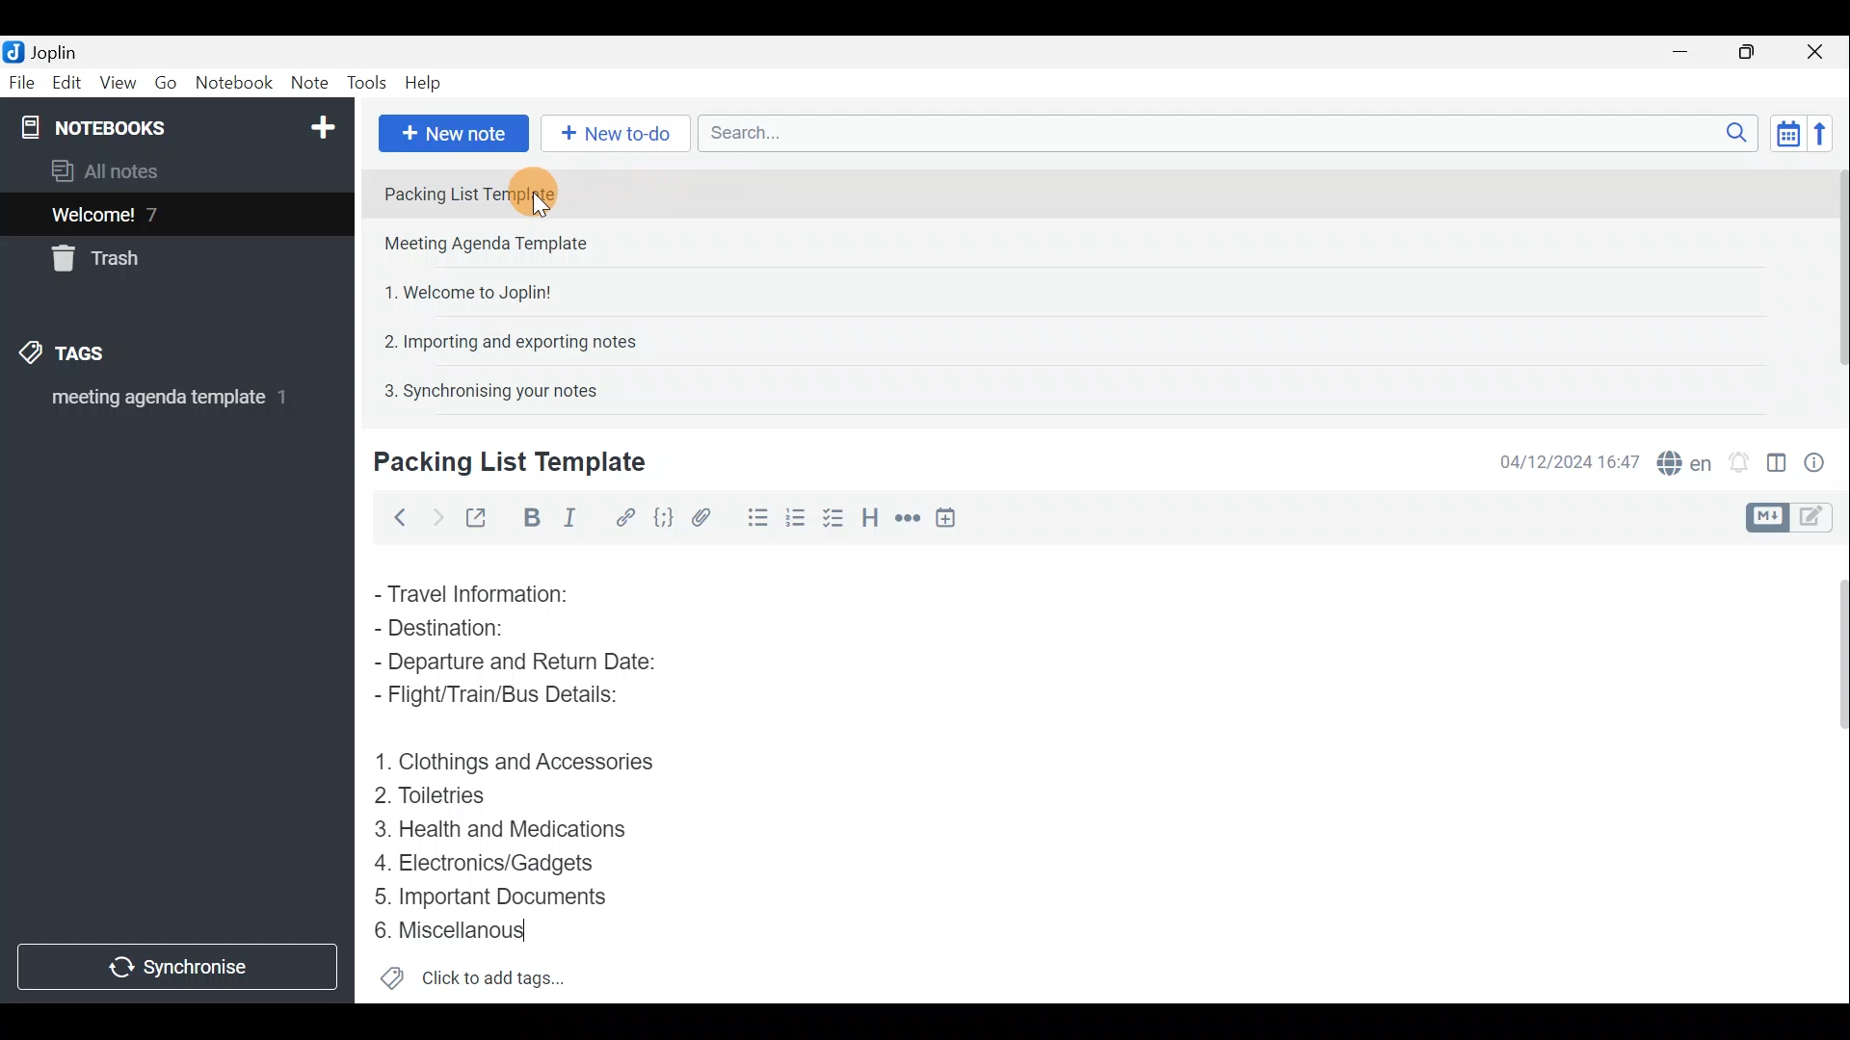  What do you see at coordinates (1827, 132) in the screenshot?
I see `Reverse sort order` at bounding box center [1827, 132].